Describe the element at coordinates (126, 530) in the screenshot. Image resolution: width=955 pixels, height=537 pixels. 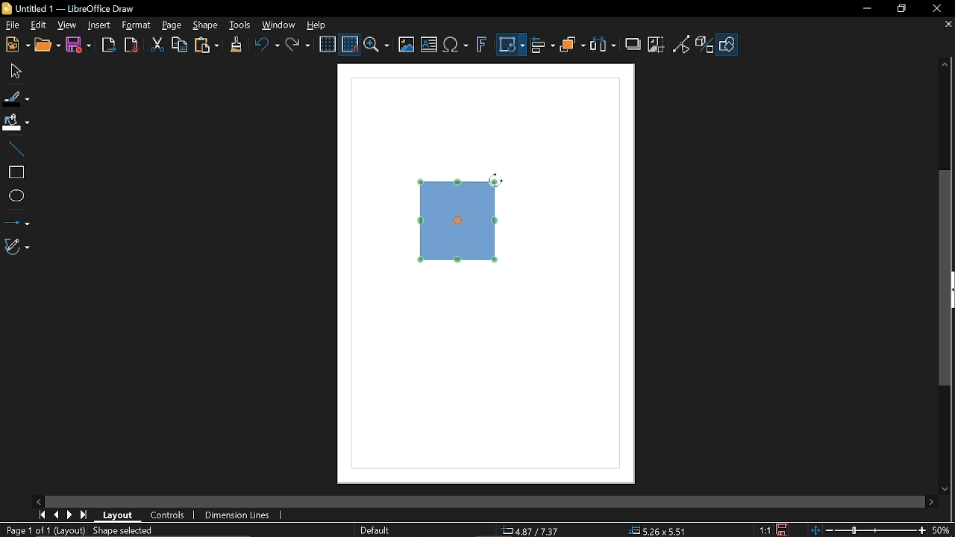
I see `Shaped selected` at that location.